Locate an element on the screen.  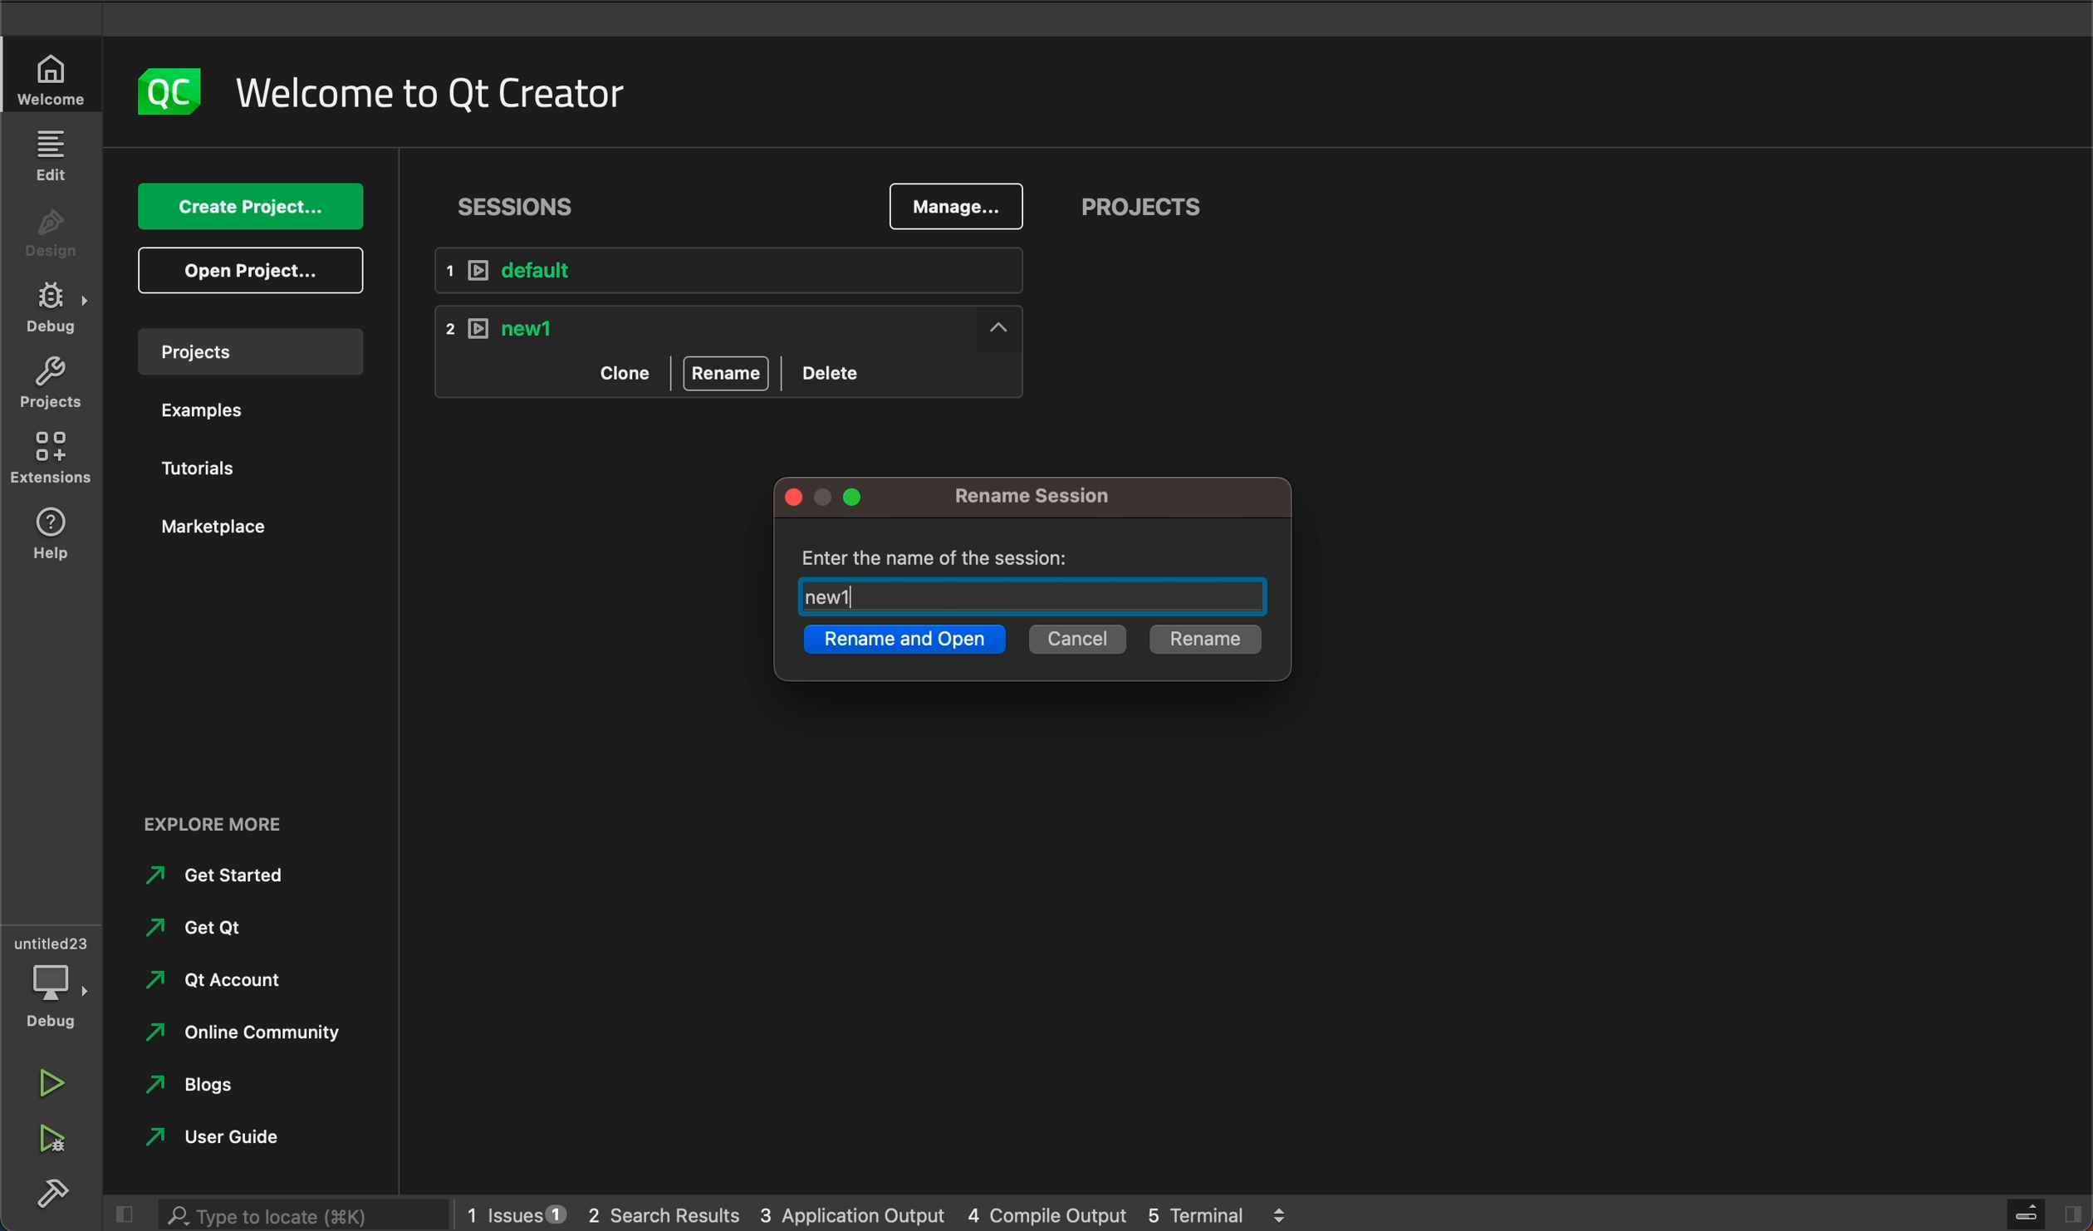
search is located at coordinates (299, 1214).